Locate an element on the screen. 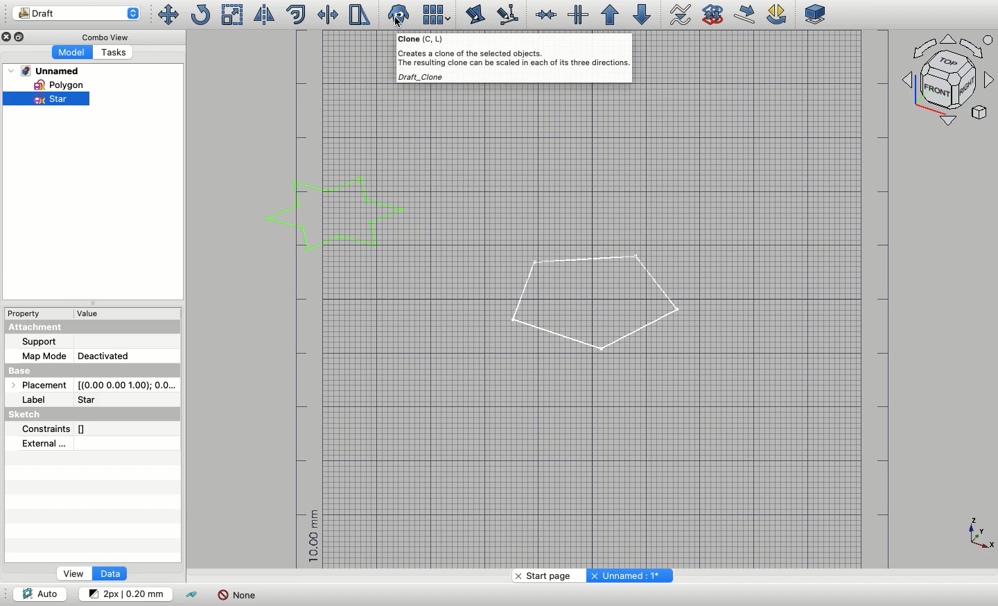 Image resolution: width=998 pixels, height=606 pixels. None is located at coordinates (237, 595).